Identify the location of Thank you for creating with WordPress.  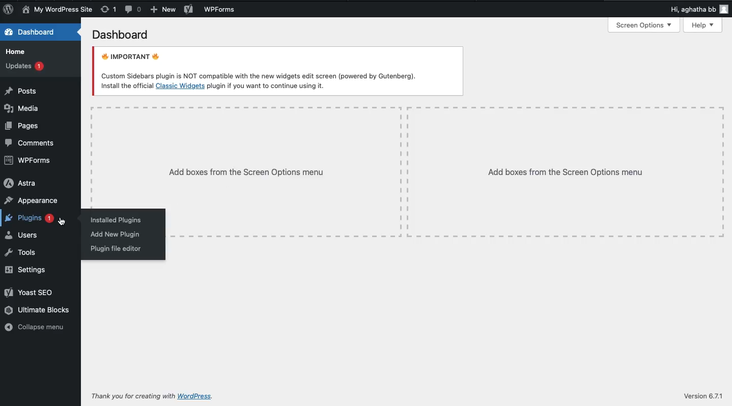
(133, 395).